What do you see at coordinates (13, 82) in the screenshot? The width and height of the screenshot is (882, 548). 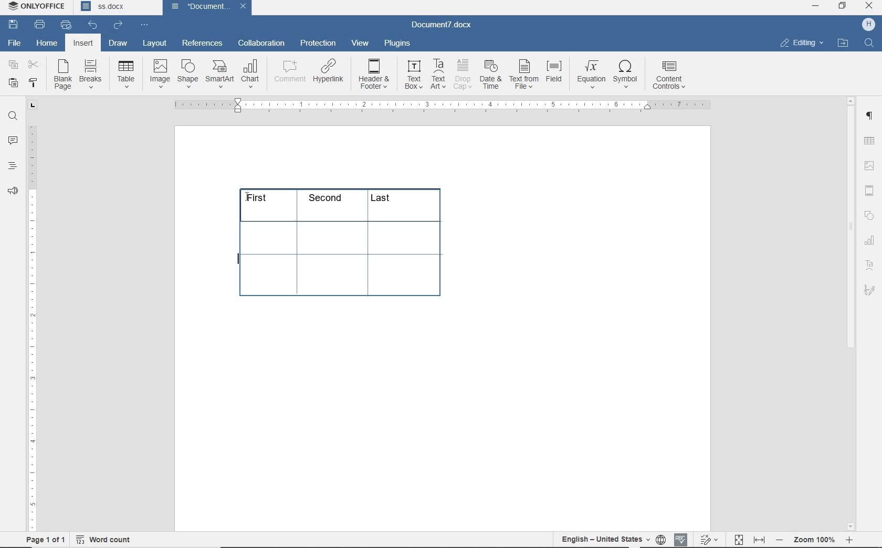 I see `paste` at bounding box center [13, 82].